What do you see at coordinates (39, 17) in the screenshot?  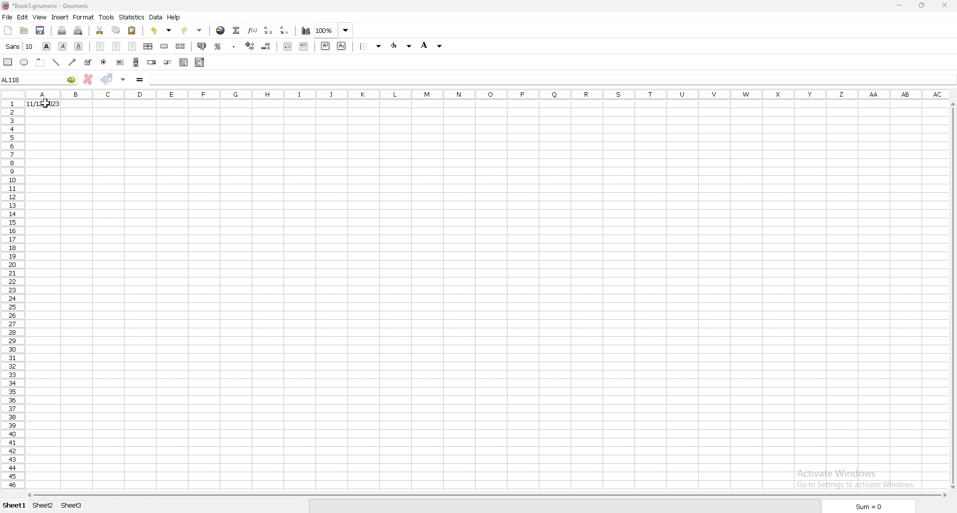 I see `view` at bounding box center [39, 17].